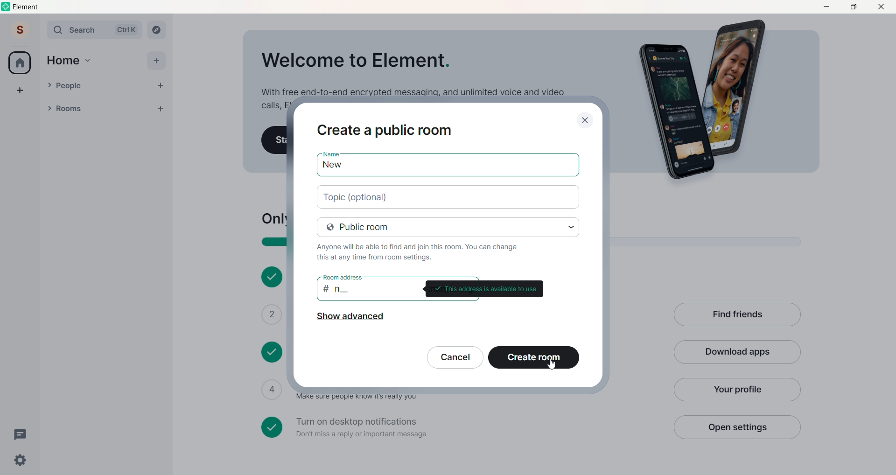  What do you see at coordinates (736, 390) in the screenshot?
I see `Your Profile` at bounding box center [736, 390].